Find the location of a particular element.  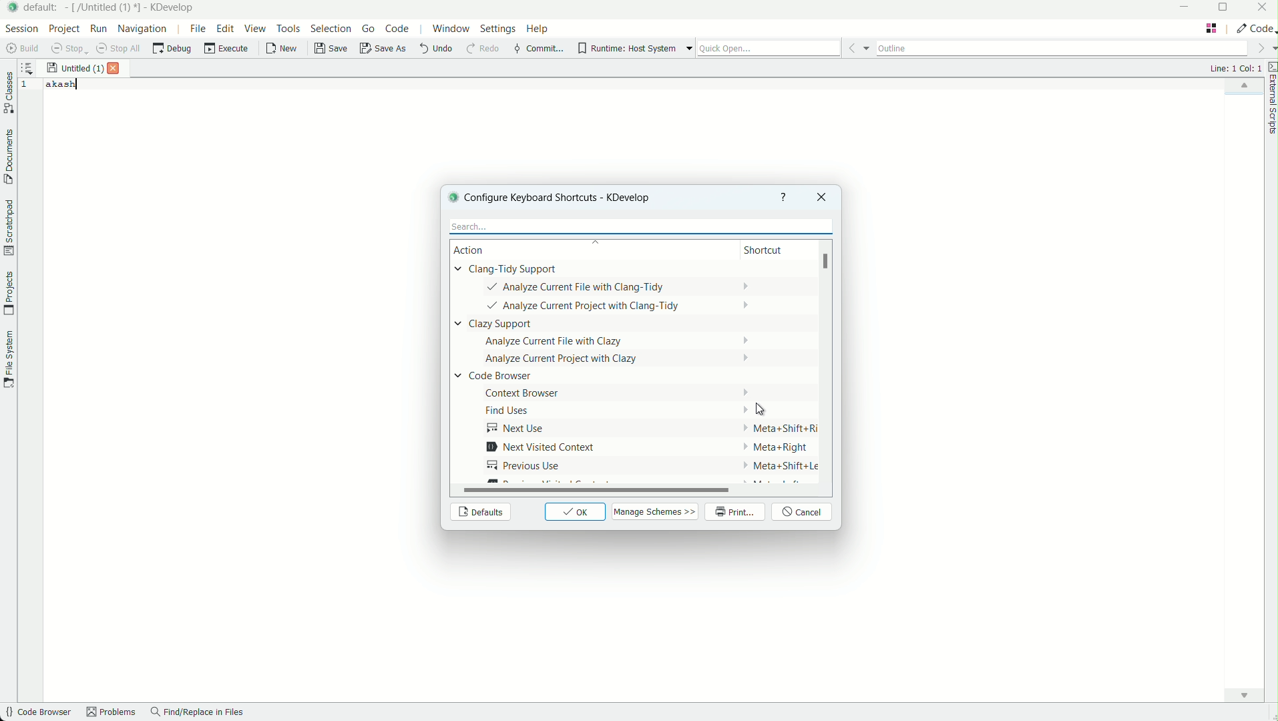

file name is located at coordinates (75, 69).